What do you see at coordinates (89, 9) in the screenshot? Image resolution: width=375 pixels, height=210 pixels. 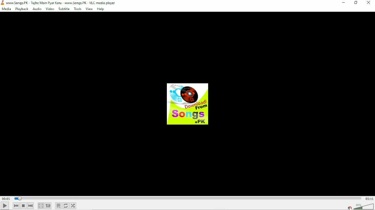 I see `View` at bounding box center [89, 9].